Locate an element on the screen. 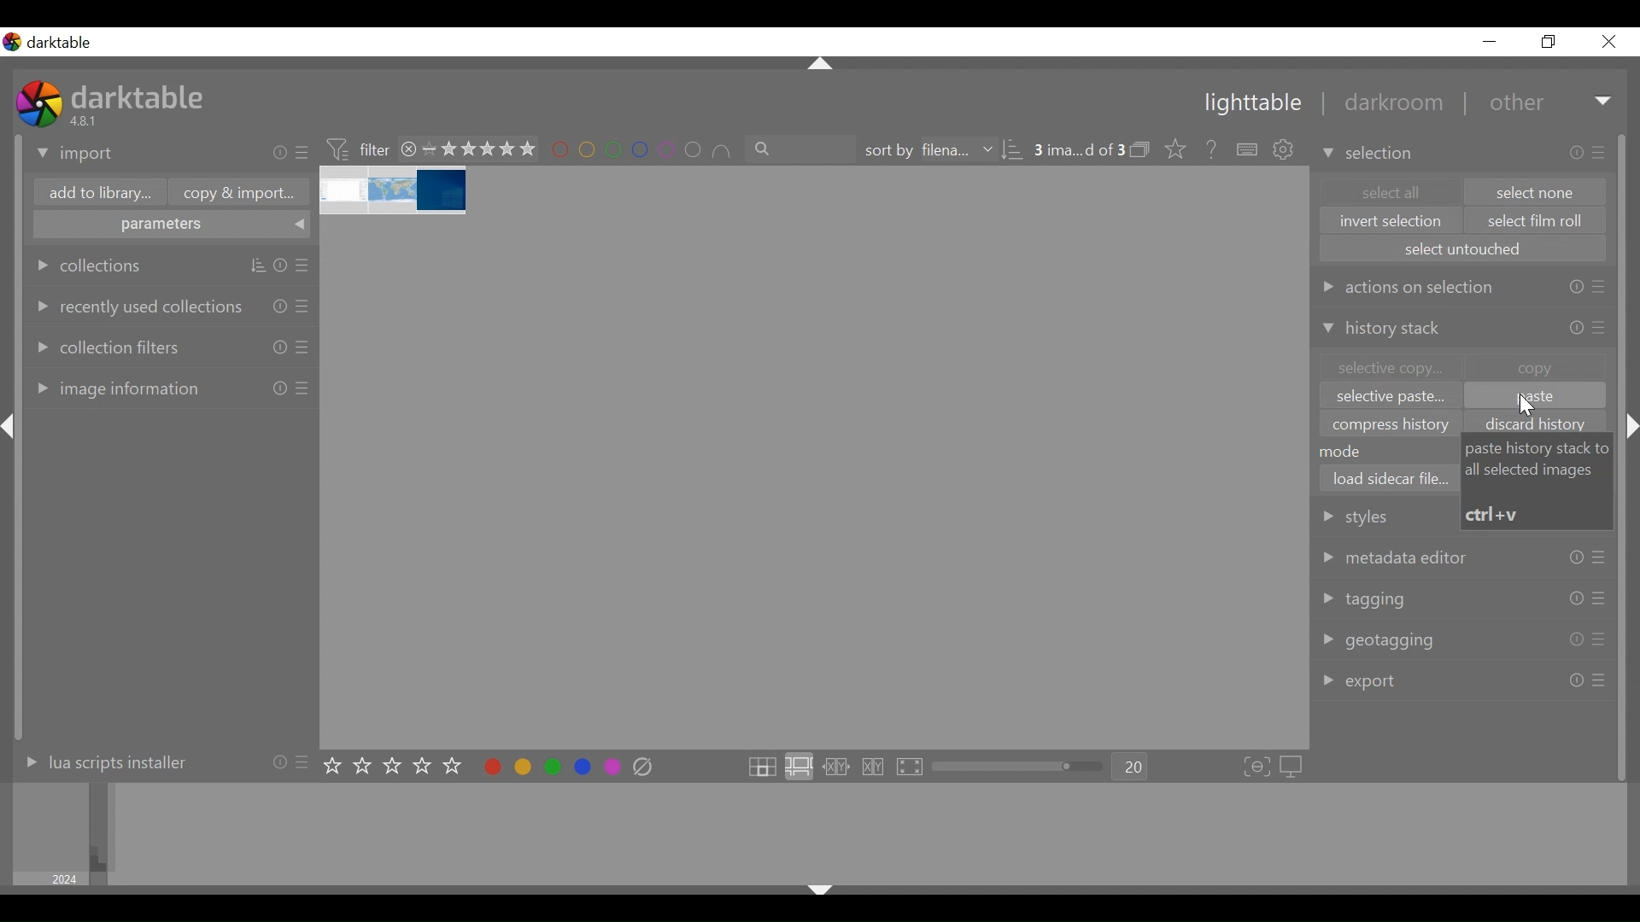  paste history stack to
all selected images is located at coordinates (1539, 459).